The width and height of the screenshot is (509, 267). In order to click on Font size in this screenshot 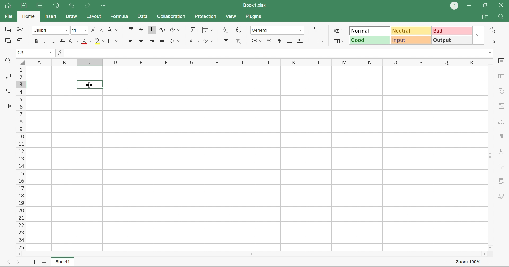, I will do `click(74, 30)`.